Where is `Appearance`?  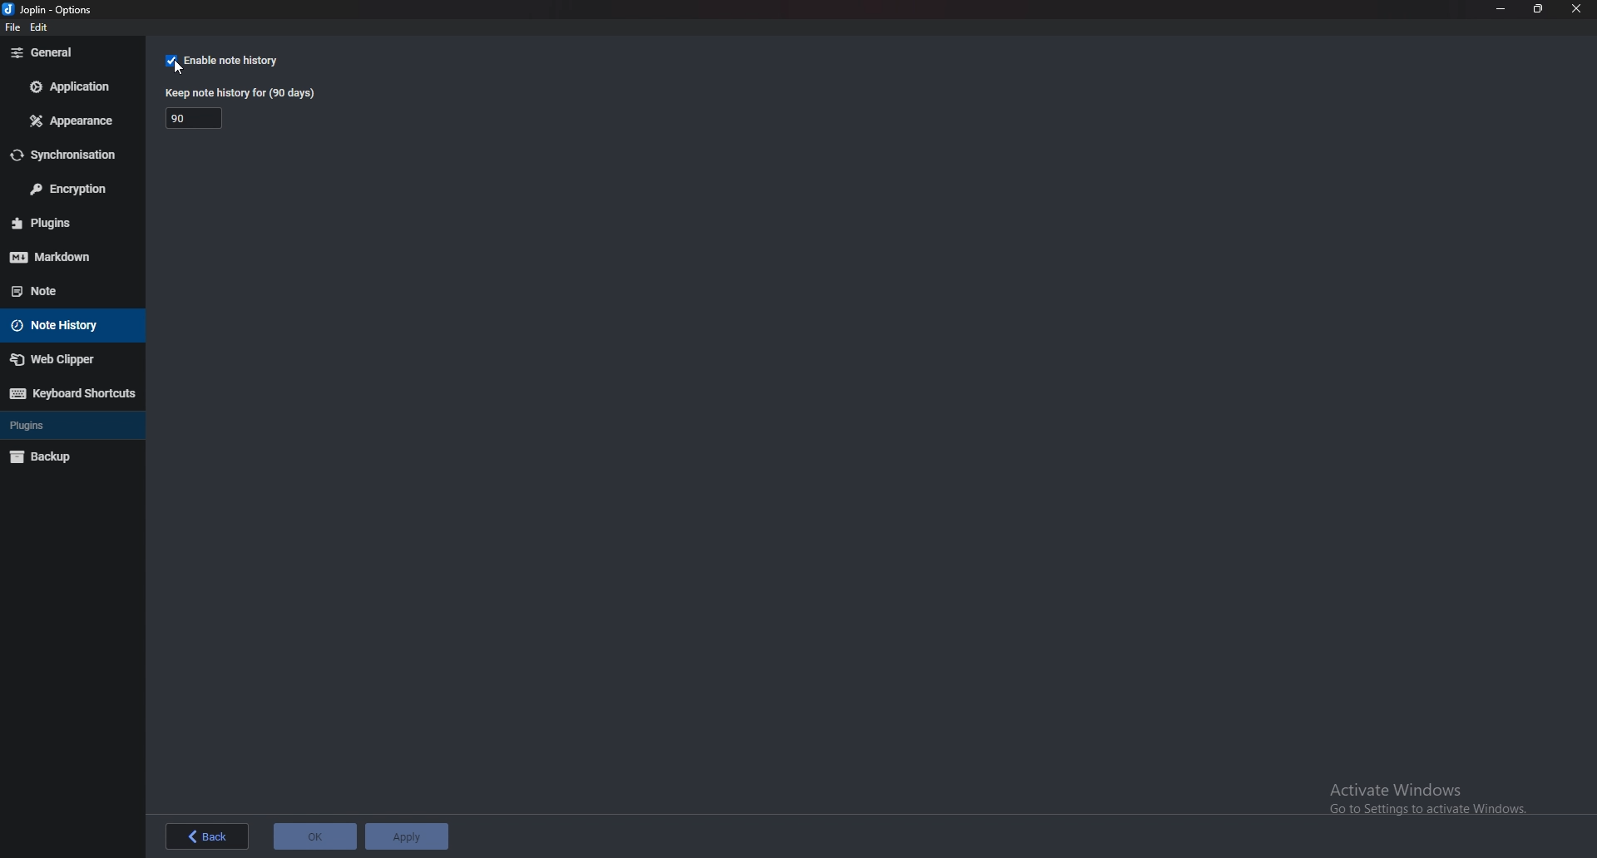 Appearance is located at coordinates (74, 121).